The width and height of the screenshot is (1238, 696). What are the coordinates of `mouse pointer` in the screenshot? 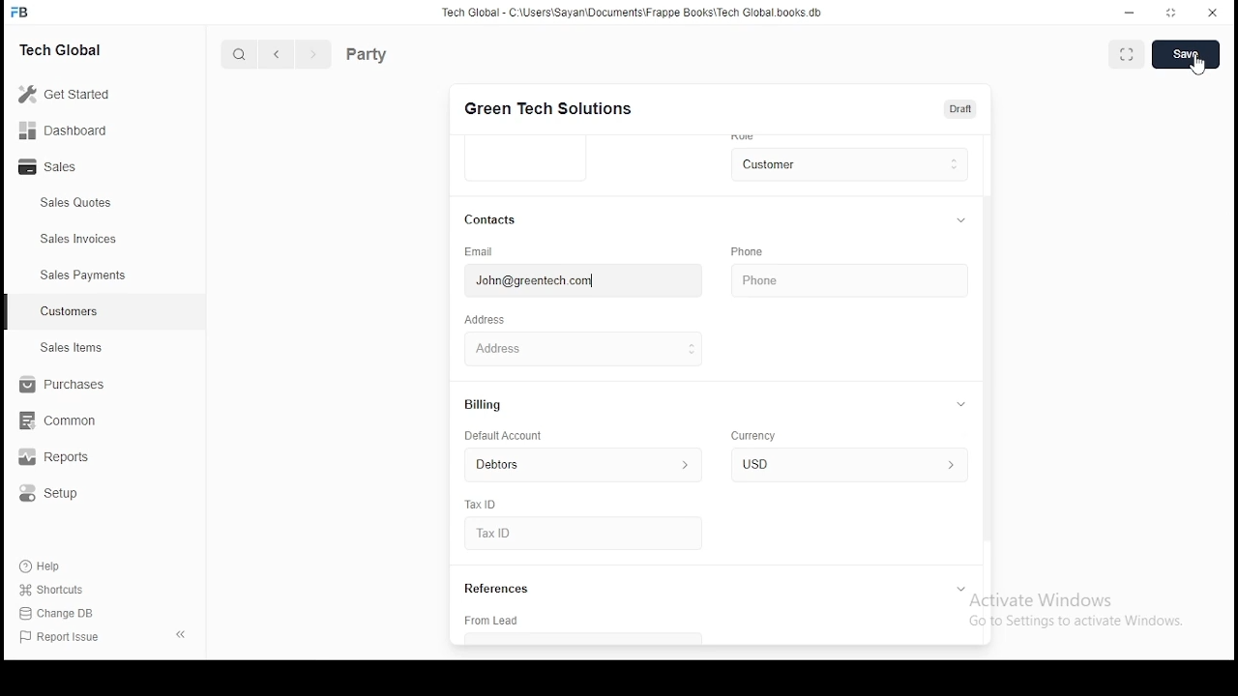 It's located at (1196, 66).